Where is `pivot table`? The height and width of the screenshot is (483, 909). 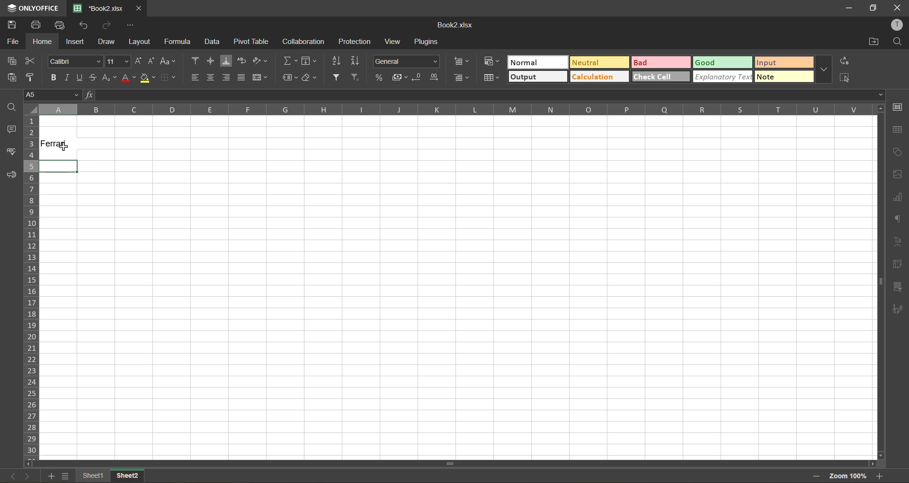 pivot table is located at coordinates (253, 42).